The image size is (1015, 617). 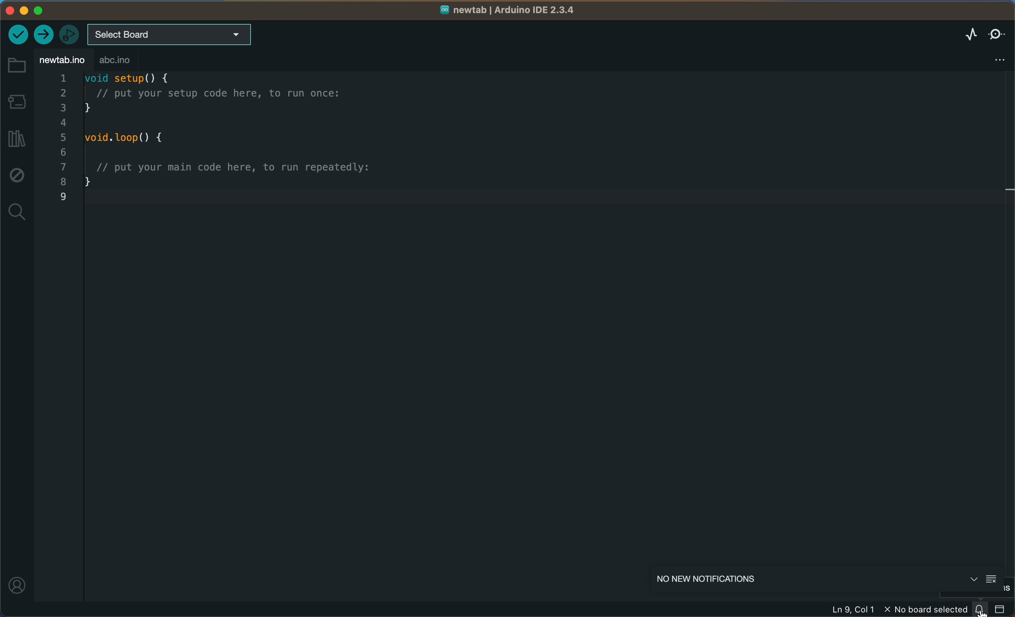 I want to click on board selecter, so click(x=170, y=35).